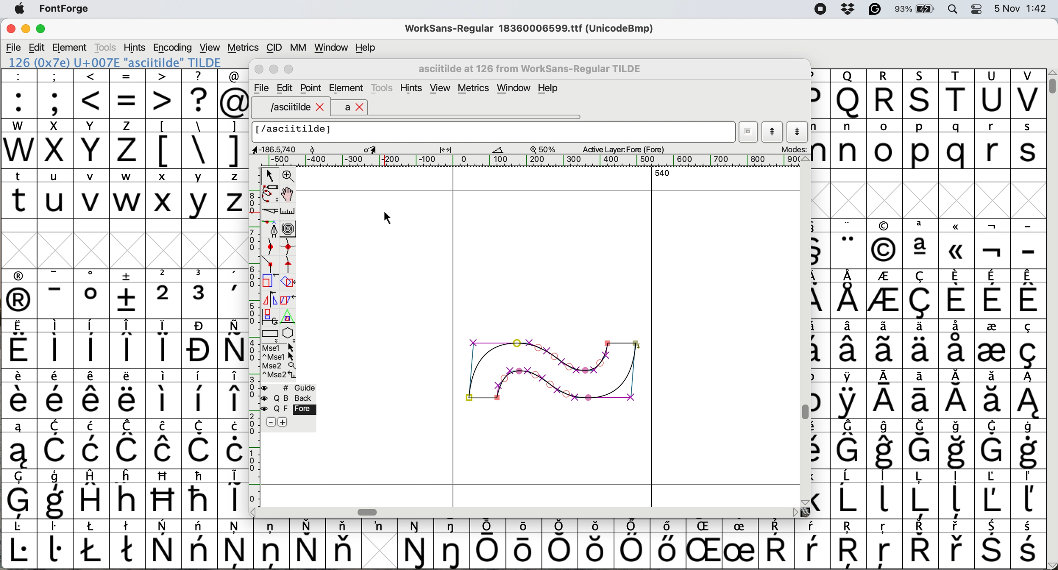  Describe the element at coordinates (884, 395) in the screenshot. I see `symbol` at that location.